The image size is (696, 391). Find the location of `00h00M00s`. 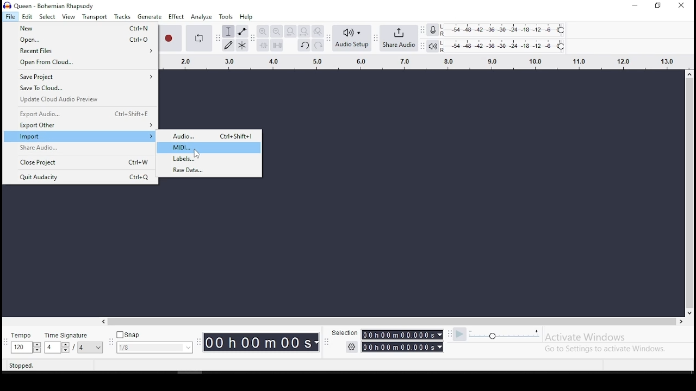

00h00M00s is located at coordinates (261, 342).